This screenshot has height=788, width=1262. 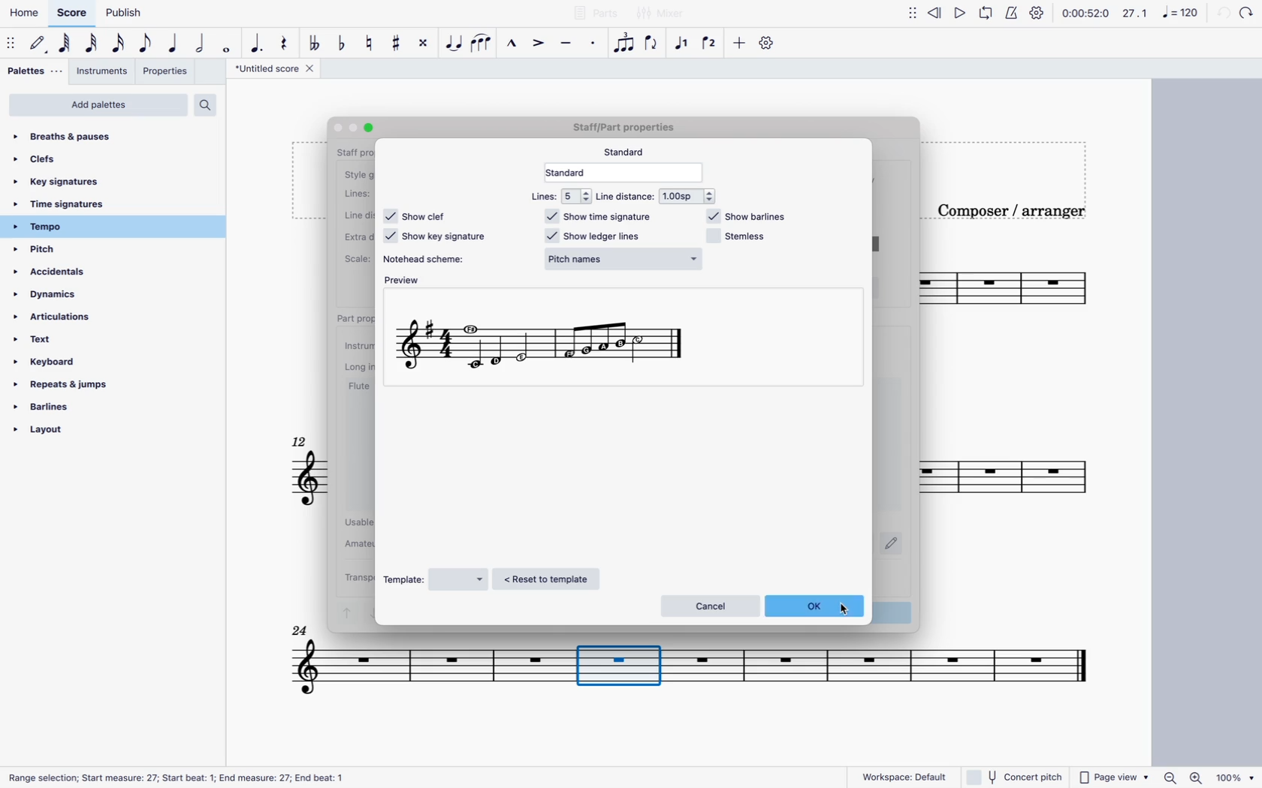 I want to click on publish, so click(x=122, y=14).